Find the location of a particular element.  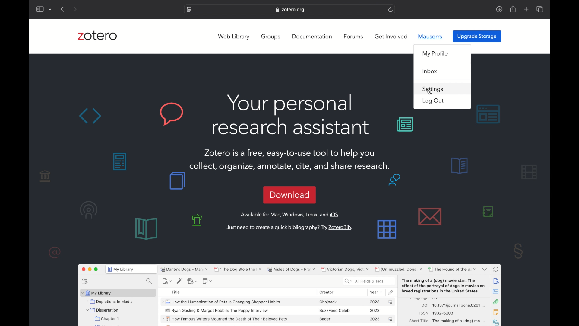

website address is located at coordinates (290, 10).